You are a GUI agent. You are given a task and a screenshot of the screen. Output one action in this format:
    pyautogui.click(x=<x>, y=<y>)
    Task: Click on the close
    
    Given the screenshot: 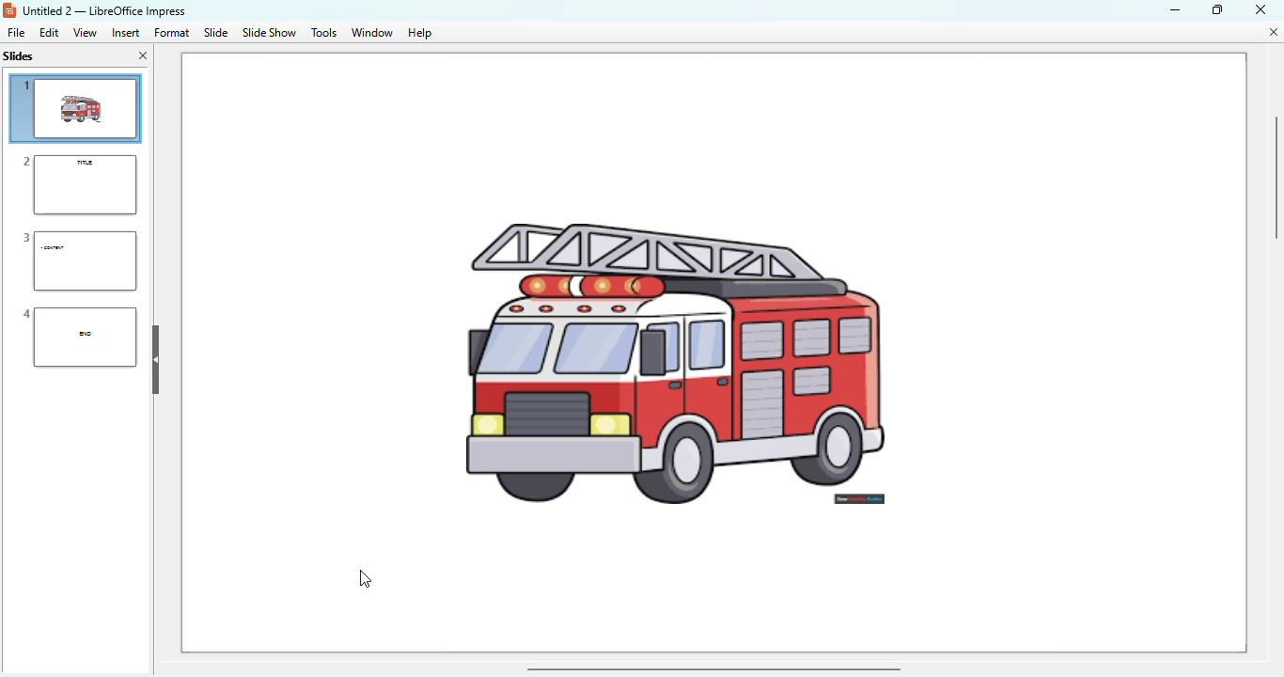 What is the action you would take?
    pyautogui.click(x=1261, y=8)
    